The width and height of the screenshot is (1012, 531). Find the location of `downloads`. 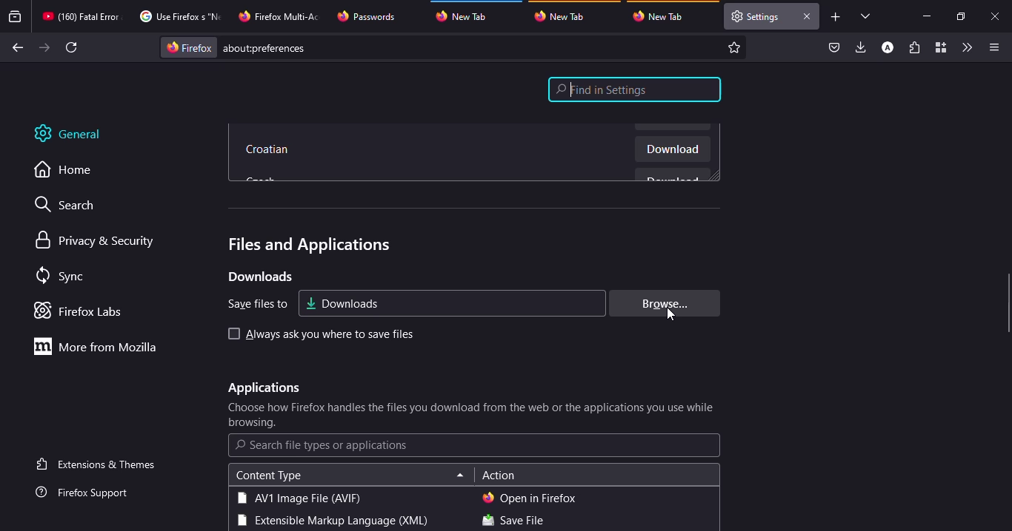

downloads is located at coordinates (862, 47).